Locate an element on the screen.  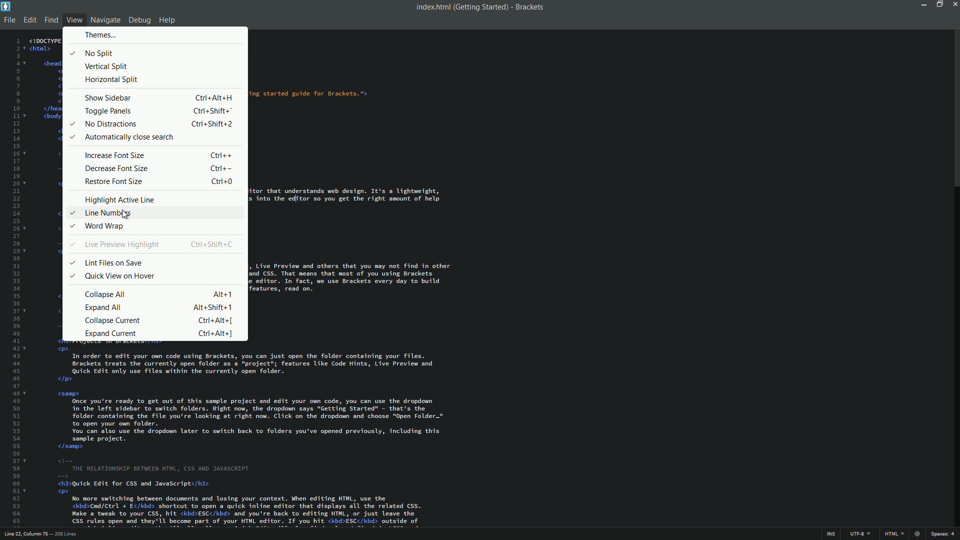
view is located at coordinates (74, 19).